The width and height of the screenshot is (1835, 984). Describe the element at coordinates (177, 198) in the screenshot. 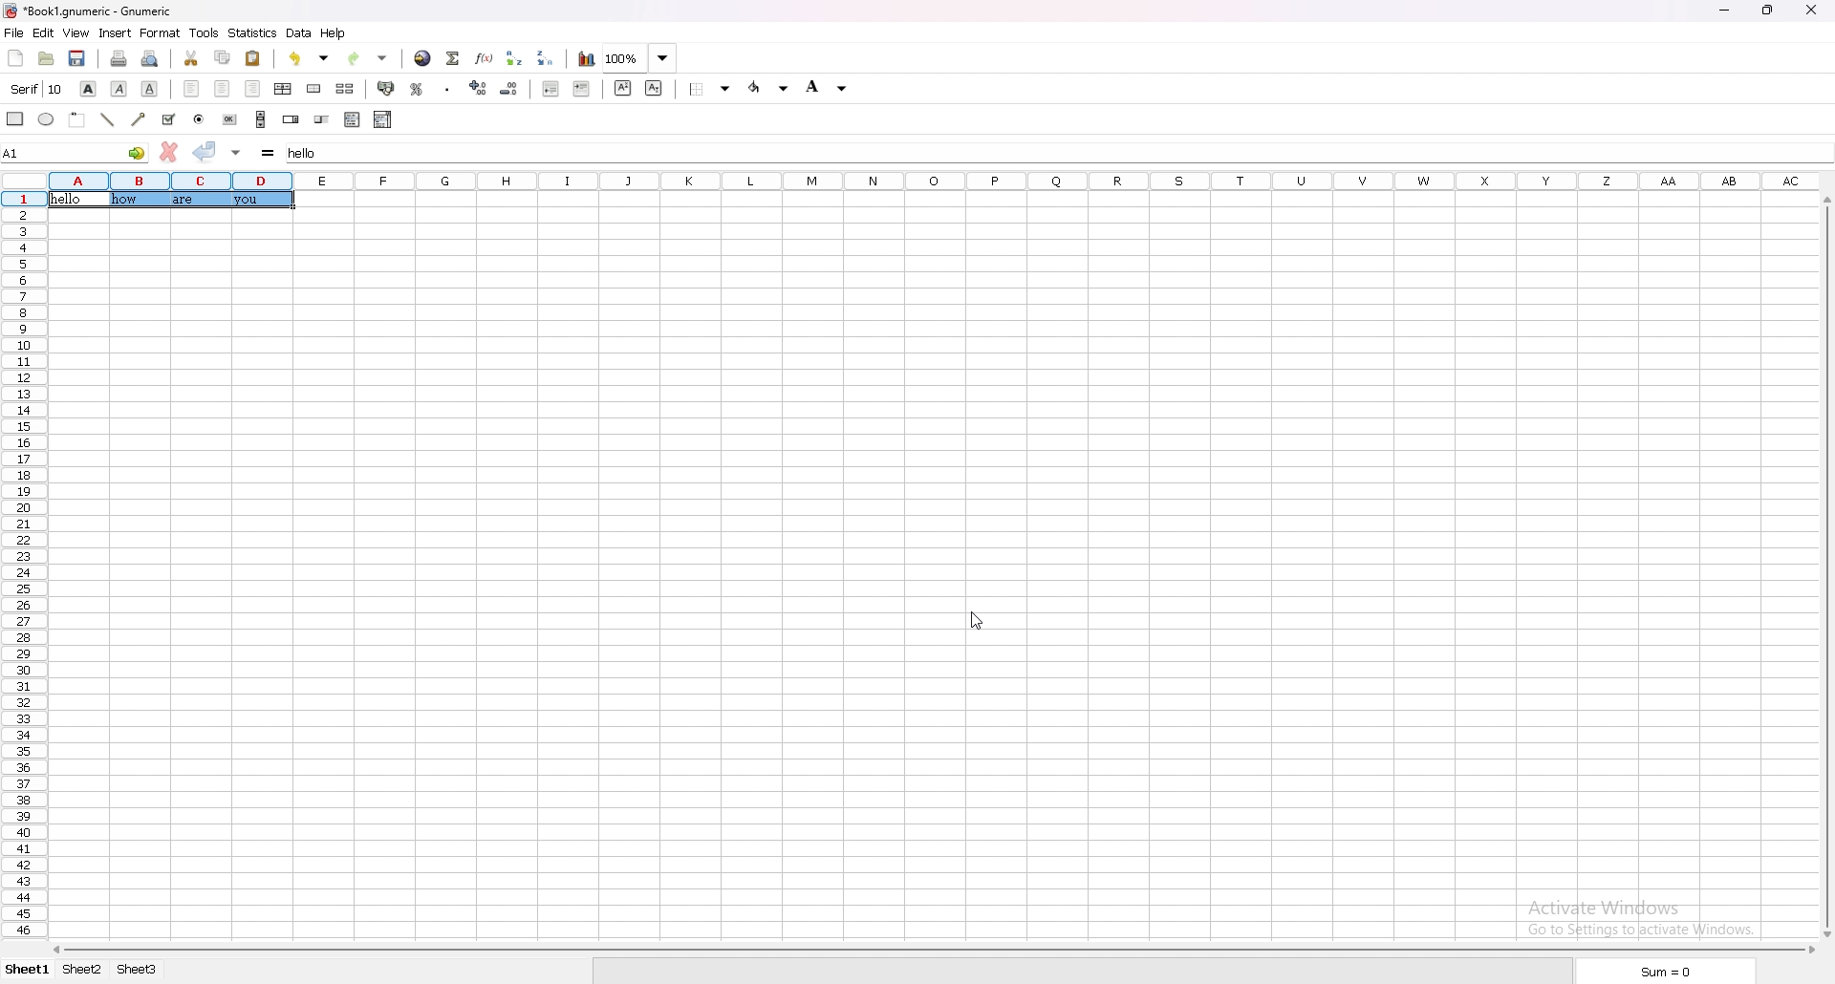

I see `texts` at that location.